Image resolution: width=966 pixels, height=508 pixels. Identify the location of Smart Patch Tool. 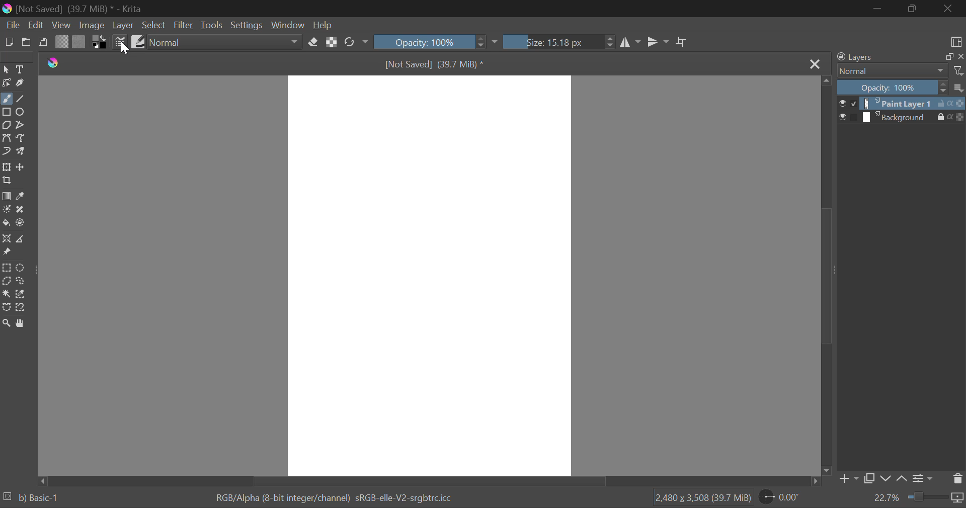
(21, 209).